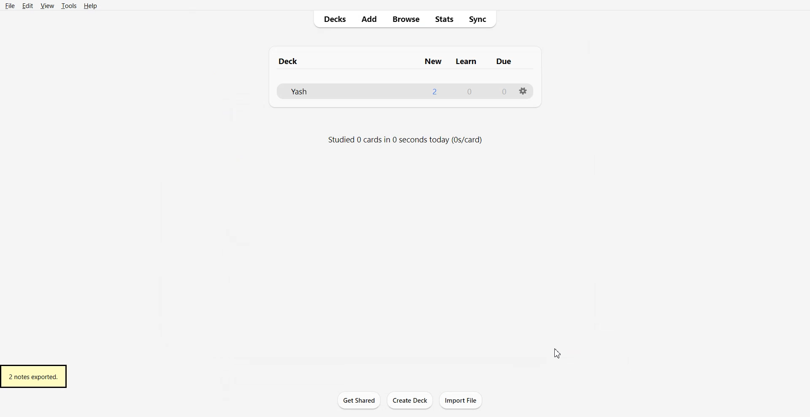 Image resolution: width=810 pixels, height=417 pixels. Describe the element at coordinates (406, 139) in the screenshot. I see `Studied 0 cards in 0 seconds today (0s/card)` at that location.